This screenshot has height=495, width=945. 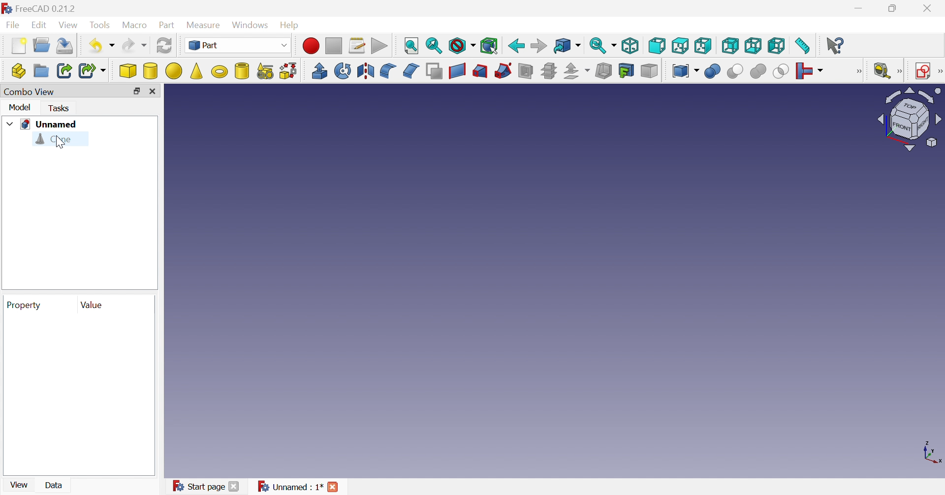 I want to click on Chamfer, so click(x=411, y=71).